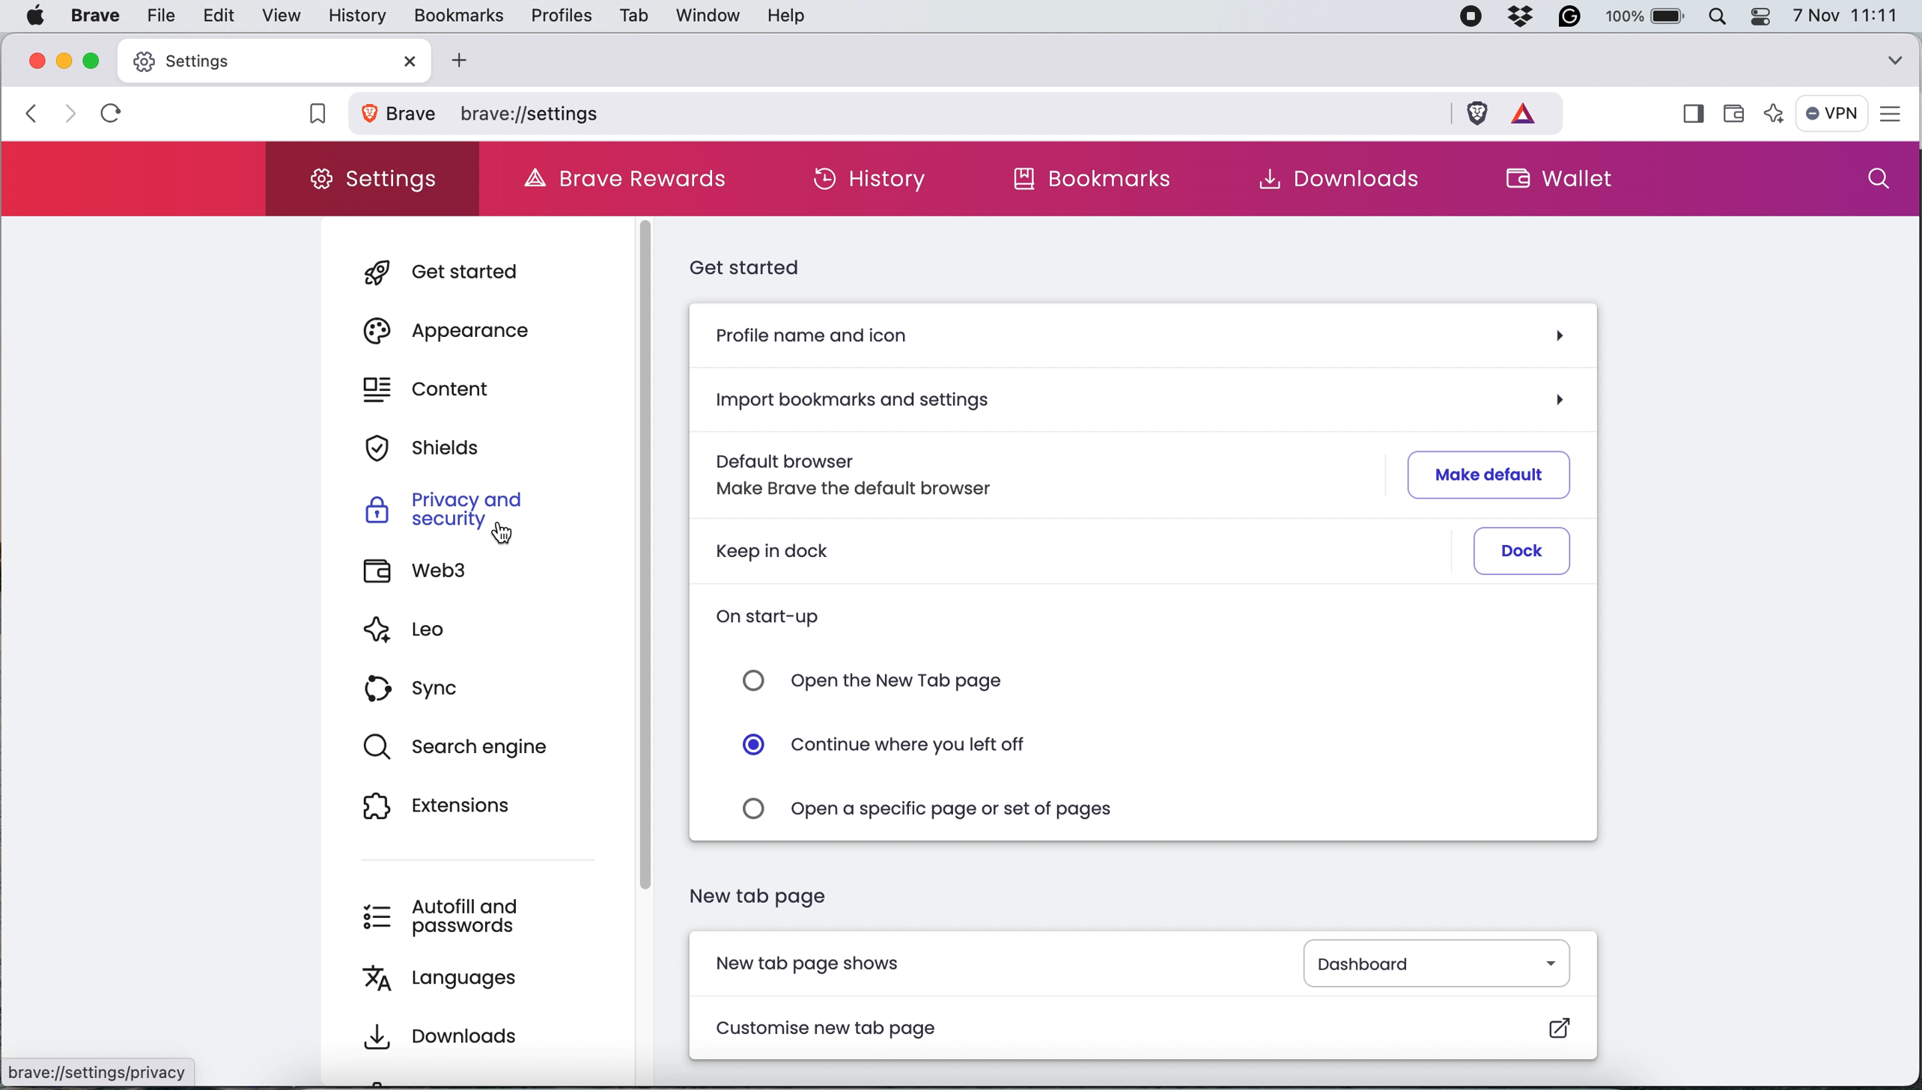 Image resolution: width=1922 pixels, height=1090 pixels. Describe the element at coordinates (1692, 115) in the screenshot. I see `show sidebar` at that location.